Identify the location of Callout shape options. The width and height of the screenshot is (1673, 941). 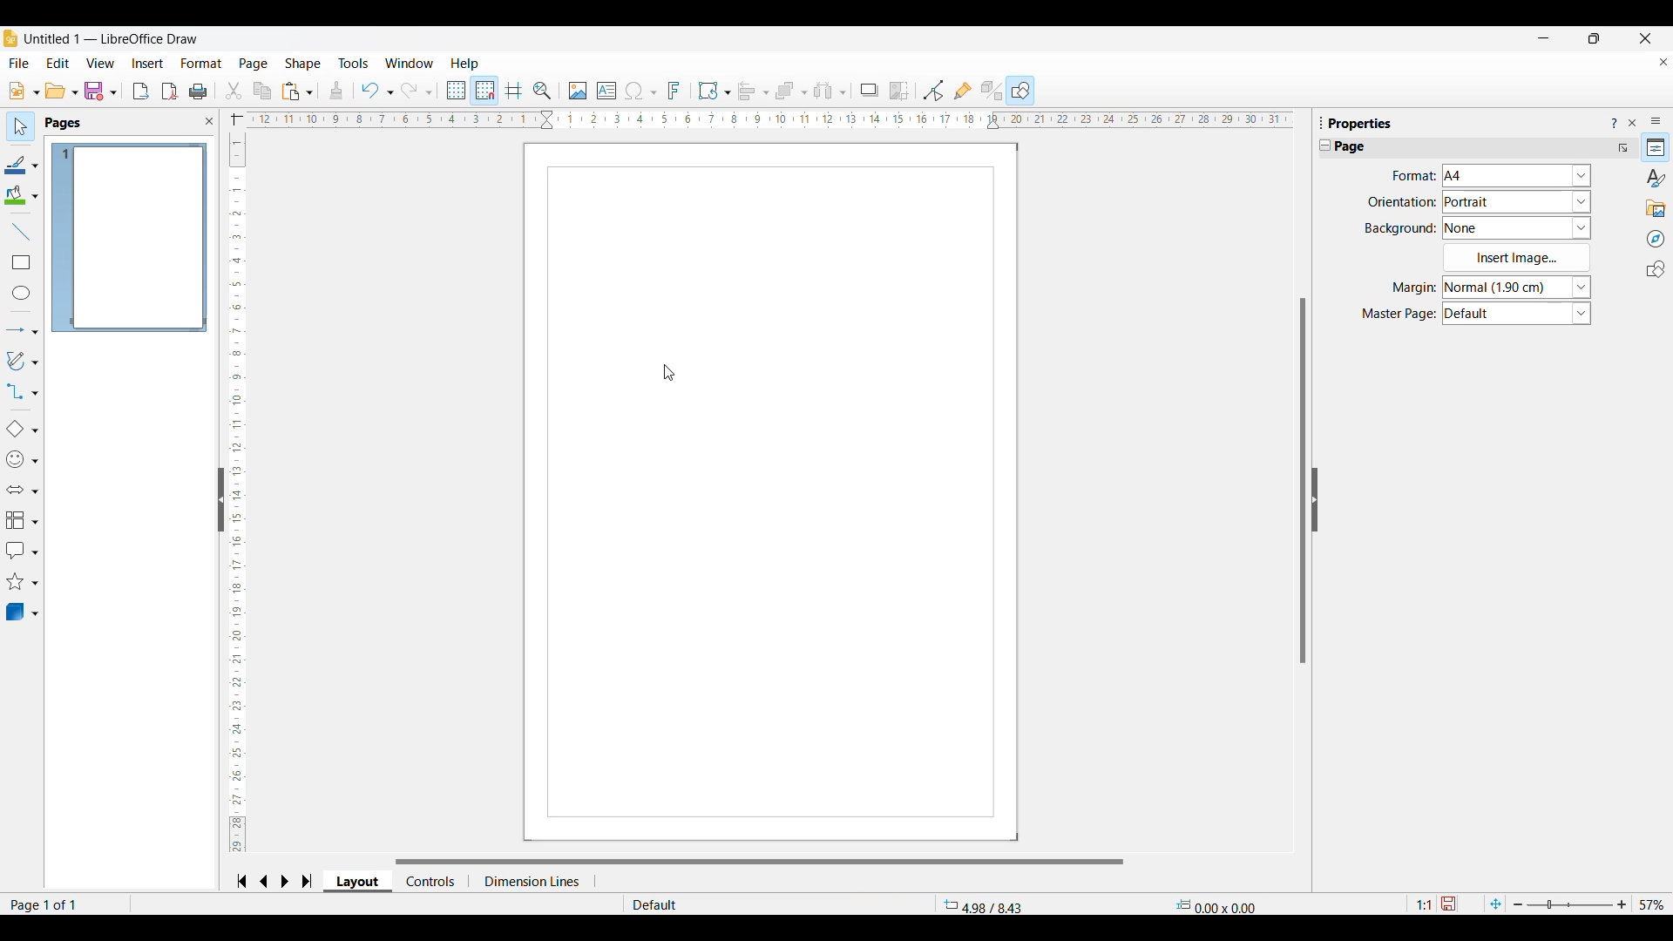
(22, 551).